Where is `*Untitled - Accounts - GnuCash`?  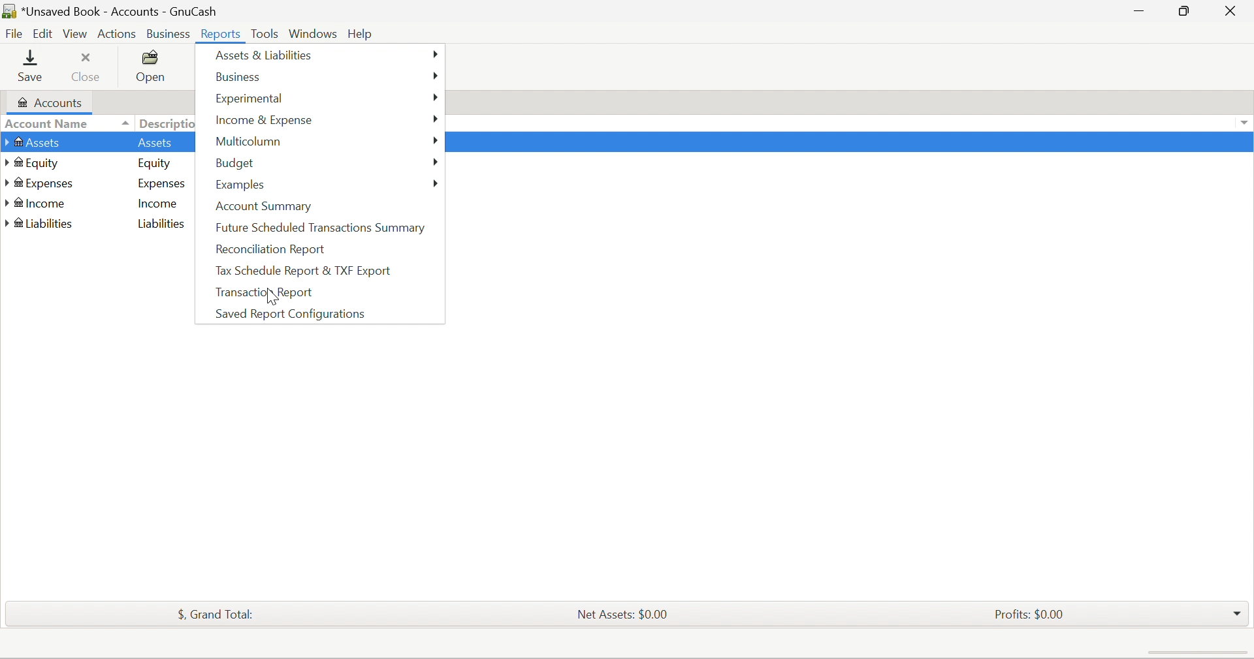 *Untitled - Accounts - GnuCash is located at coordinates (112, 10).